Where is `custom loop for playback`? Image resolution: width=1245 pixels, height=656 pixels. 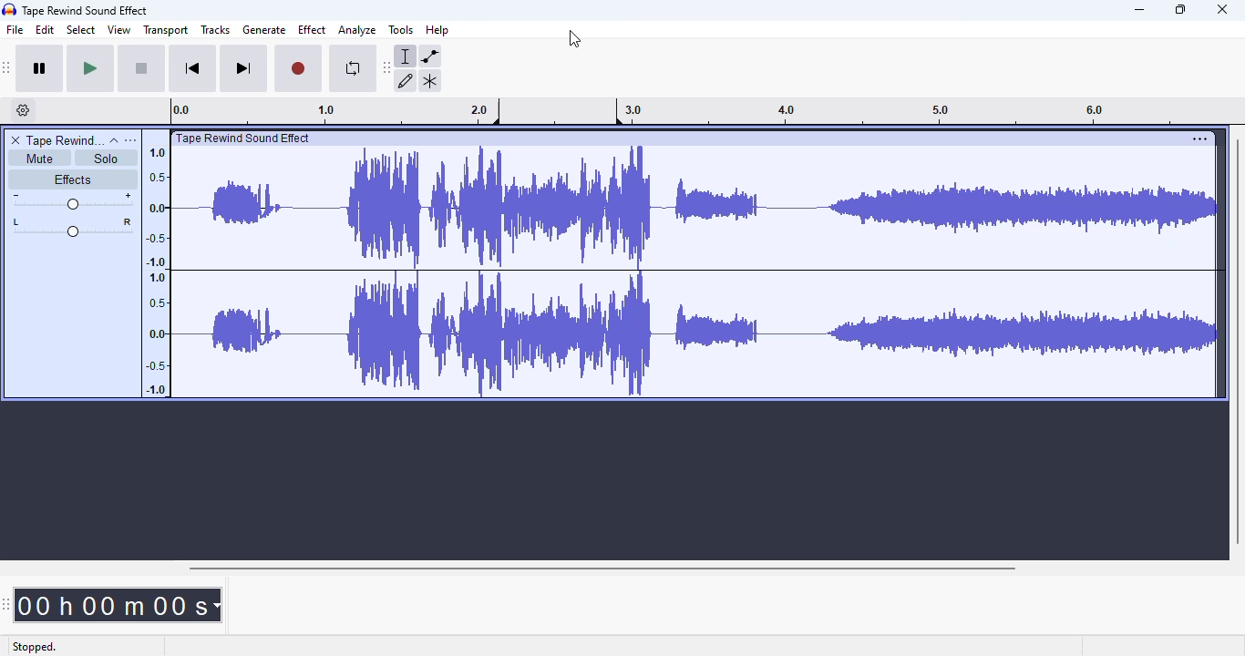
custom loop for playback is located at coordinates (559, 110).